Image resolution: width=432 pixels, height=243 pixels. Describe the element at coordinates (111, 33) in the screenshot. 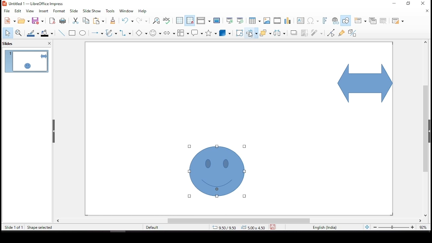

I see `curves and polygons` at that location.